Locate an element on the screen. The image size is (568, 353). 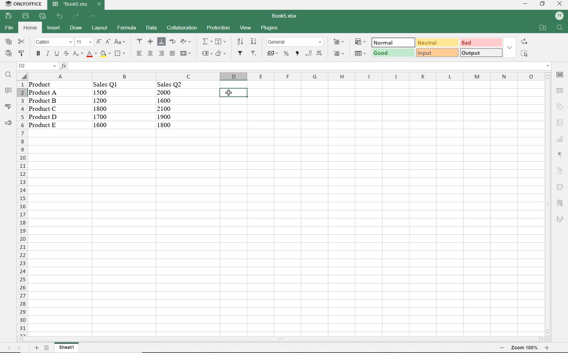
undo is located at coordinates (60, 16).